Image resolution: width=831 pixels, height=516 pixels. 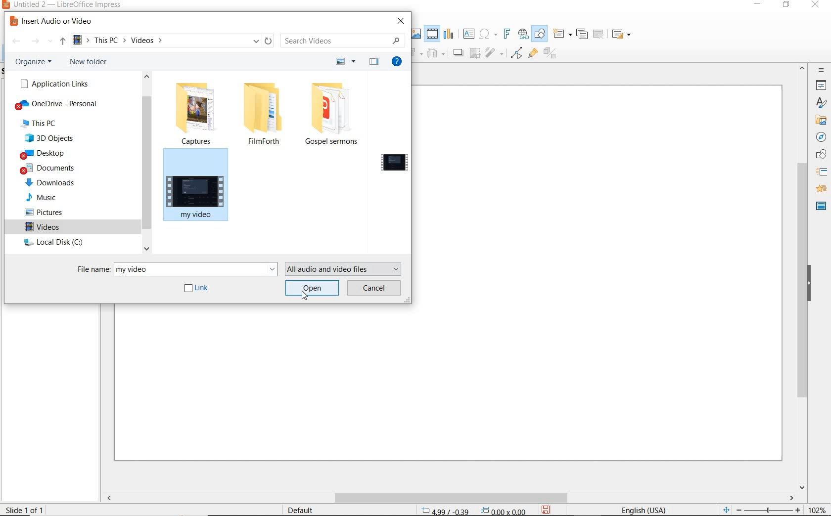 What do you see at coordinates (523, 35) in the screenshot?
I see `INSERT HYPERLINK` at bounding box center [523, 35].